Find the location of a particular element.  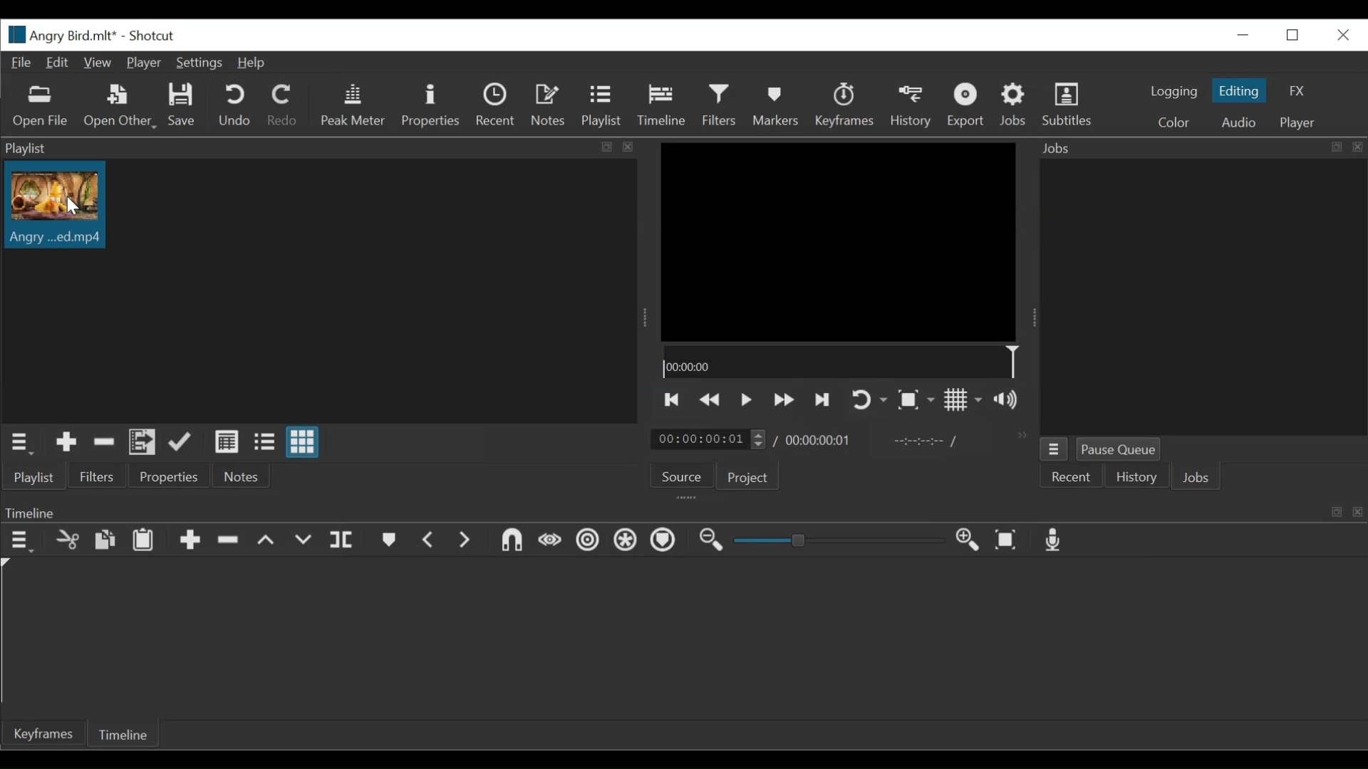

Timeline is located at coordinates (126, 736).